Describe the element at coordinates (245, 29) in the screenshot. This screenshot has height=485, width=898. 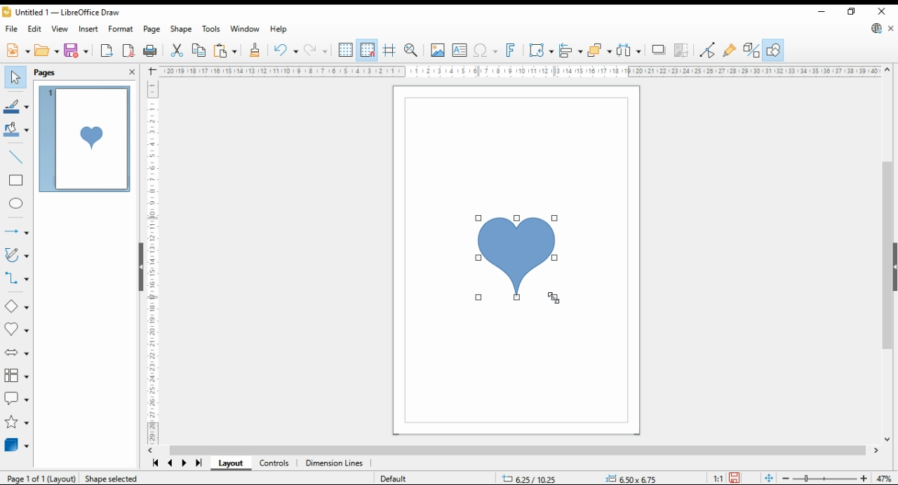
I see `window` at that location.